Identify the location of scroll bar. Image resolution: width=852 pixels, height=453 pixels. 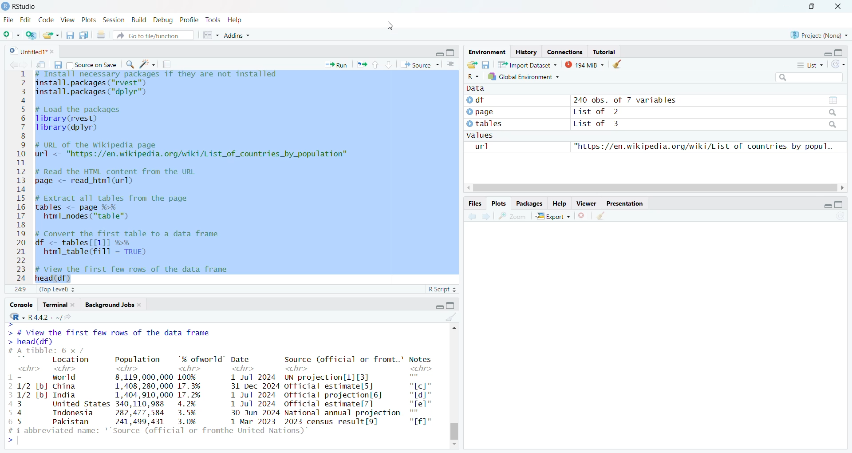
(656, 188).